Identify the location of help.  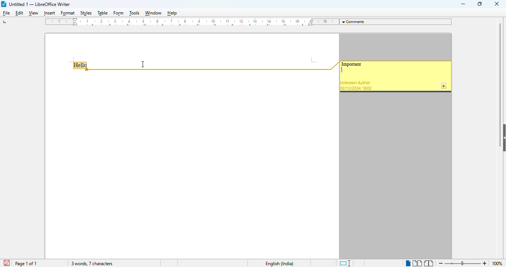
(172, 13).